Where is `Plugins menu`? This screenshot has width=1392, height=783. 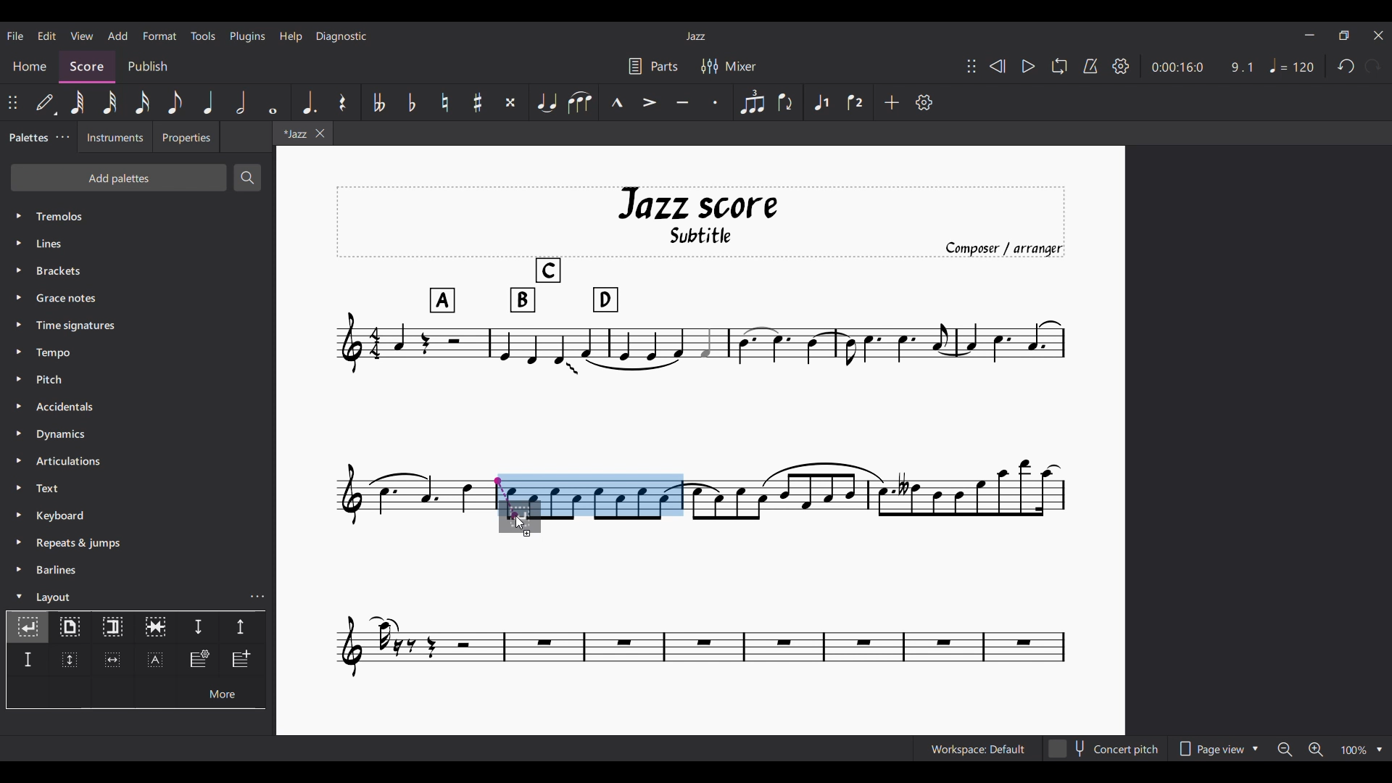
Plugins menu is located at coordinates (247, 36).